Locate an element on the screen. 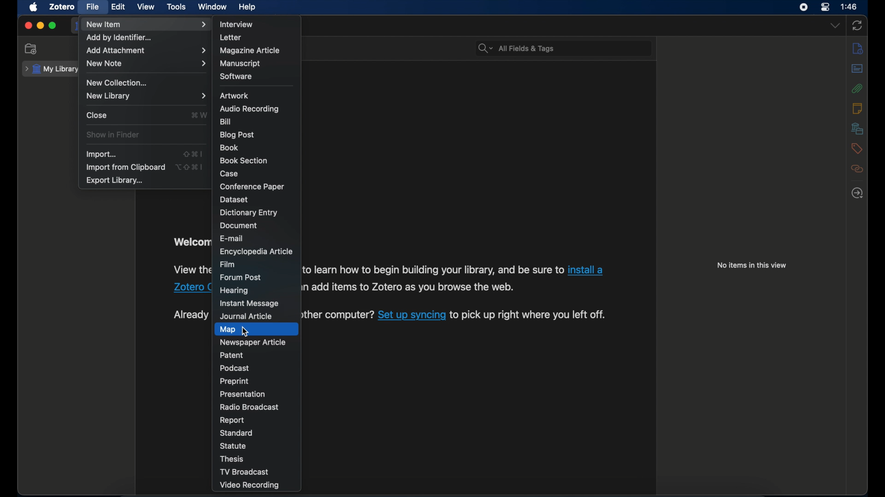 Image resolution: width=885 pixels, height=497 pixels. close is located at coordinates (28, 26).